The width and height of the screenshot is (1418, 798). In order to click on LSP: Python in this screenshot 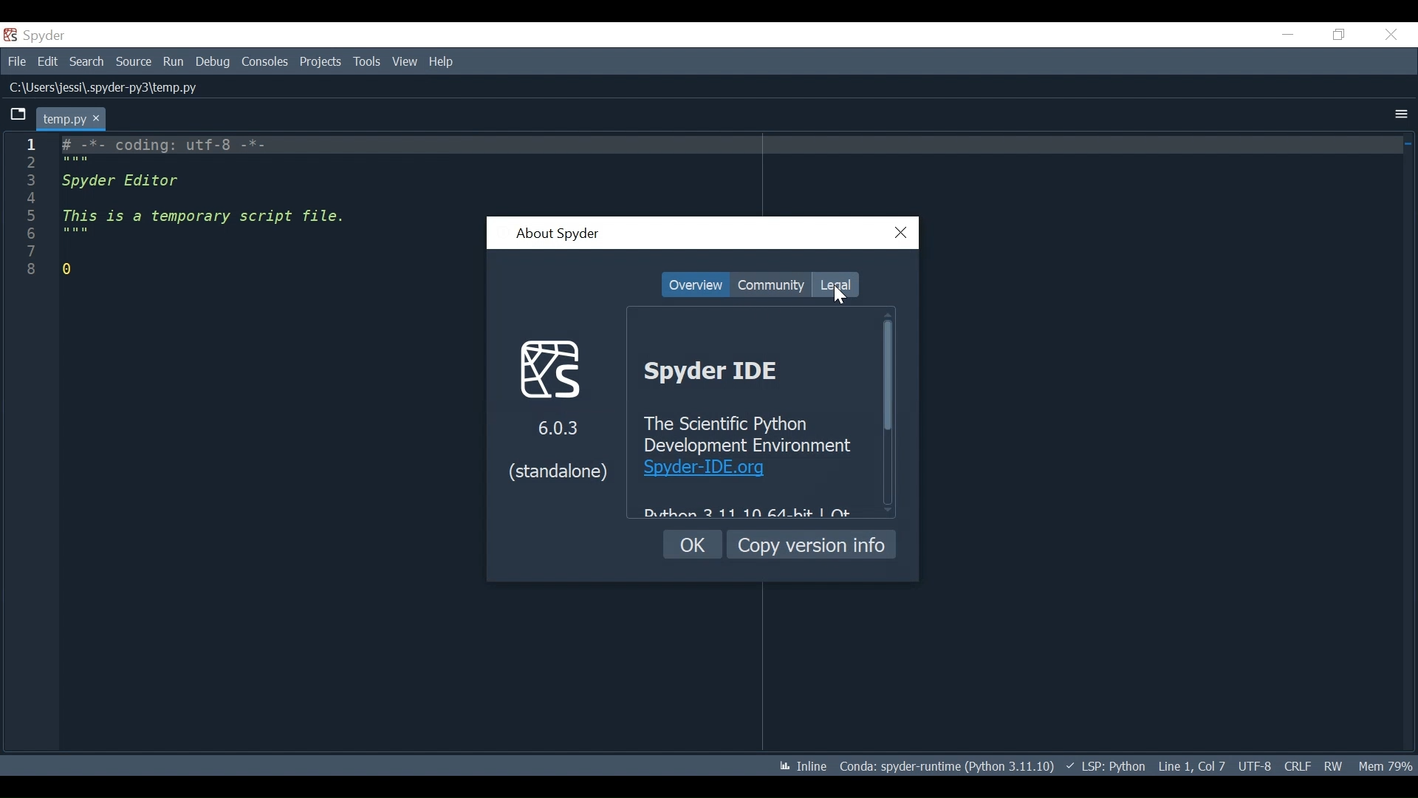, I will do `click(1106, 767)`.